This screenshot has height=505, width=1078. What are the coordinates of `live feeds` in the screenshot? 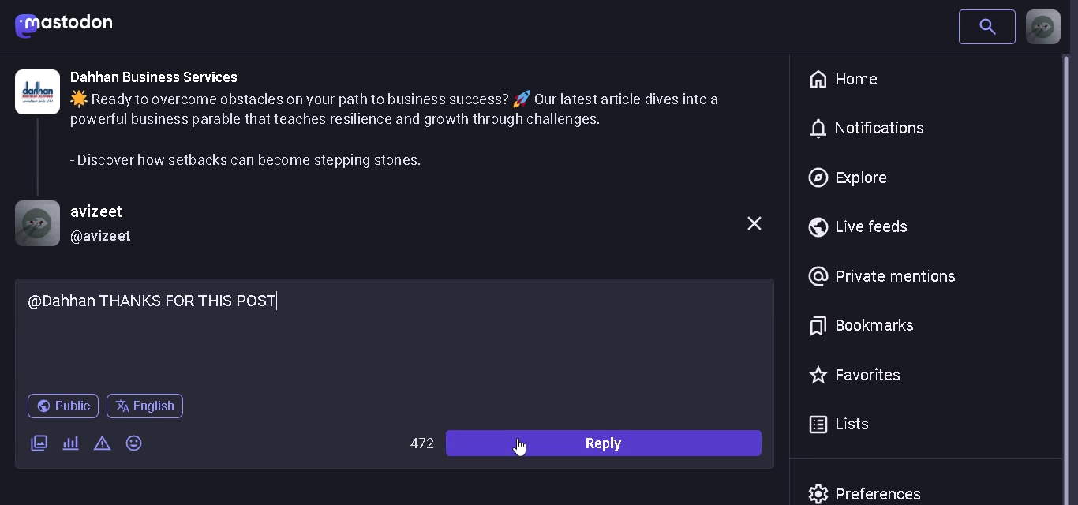 It's located at (867, 227).